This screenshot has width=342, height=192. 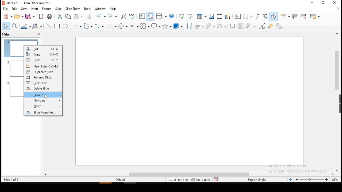 What do you see at coordinates (114, 17) in the screenshot?
I see `redo` at bounding box center [114, 17].